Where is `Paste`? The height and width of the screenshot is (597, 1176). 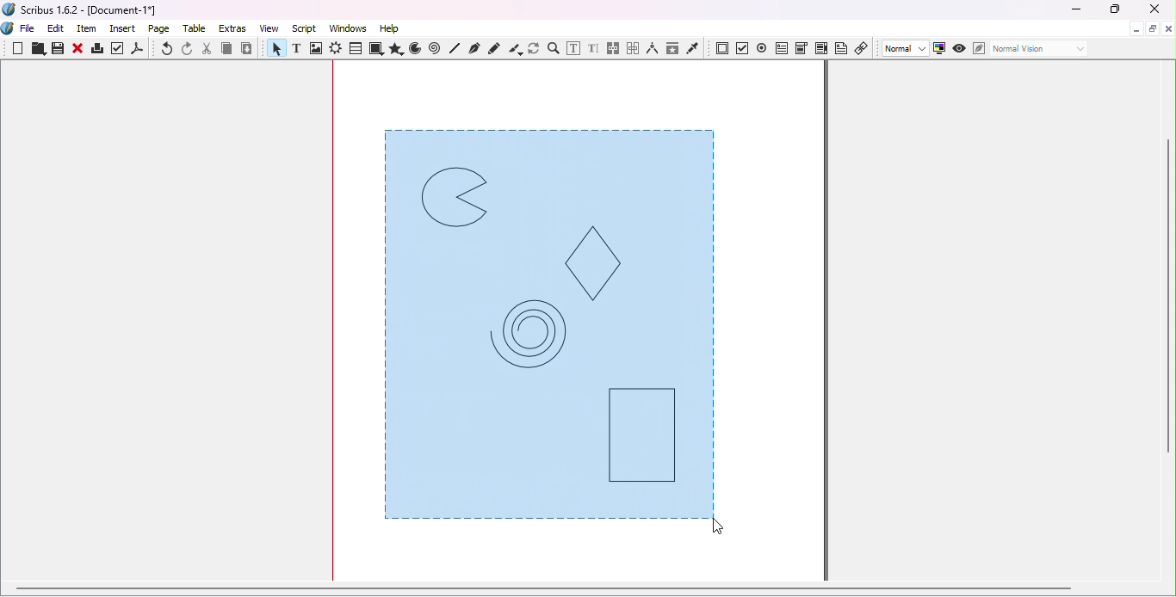
Paste is located at coordinates (247, 49).